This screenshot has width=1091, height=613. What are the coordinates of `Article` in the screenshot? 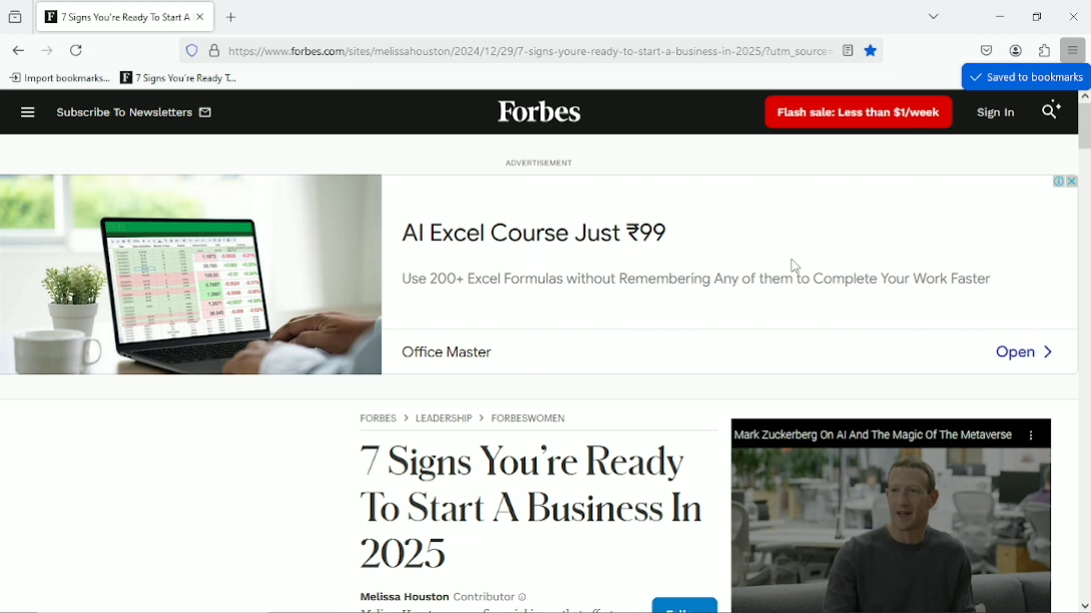 It's located at (652, 506).